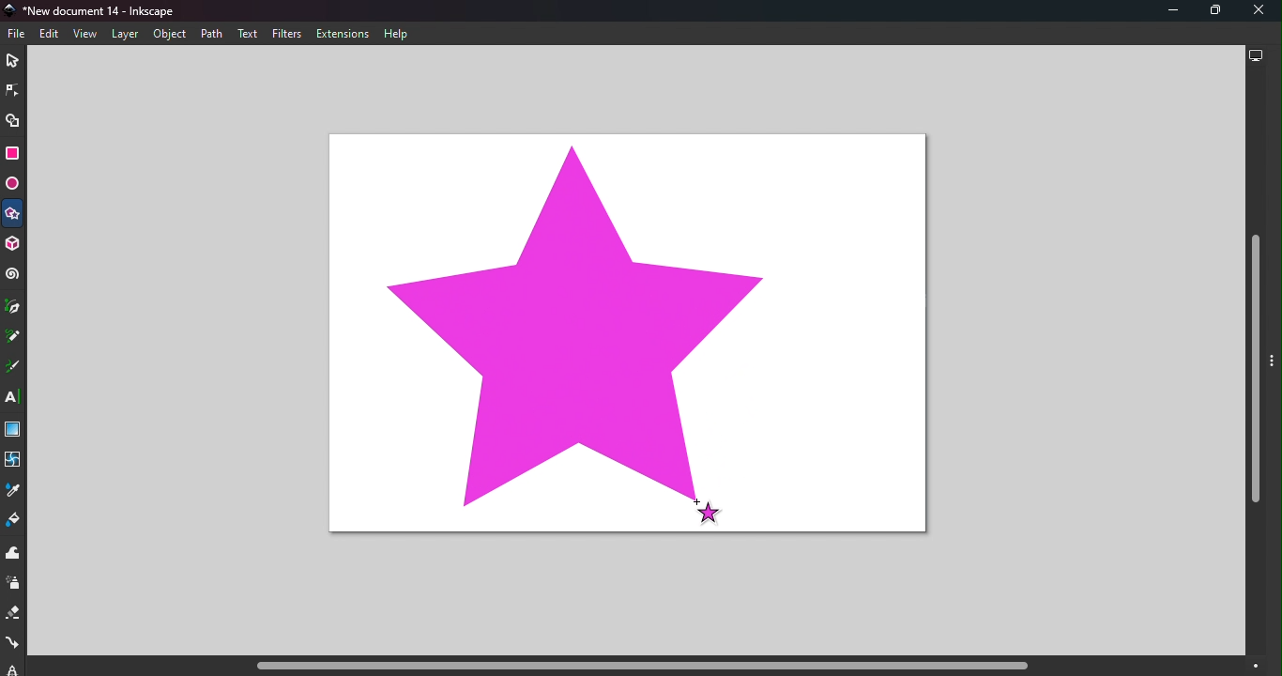 Image resolution: width=1282 pixels, height=676 pixels. I want to click on Extensions, so click(346, 34).